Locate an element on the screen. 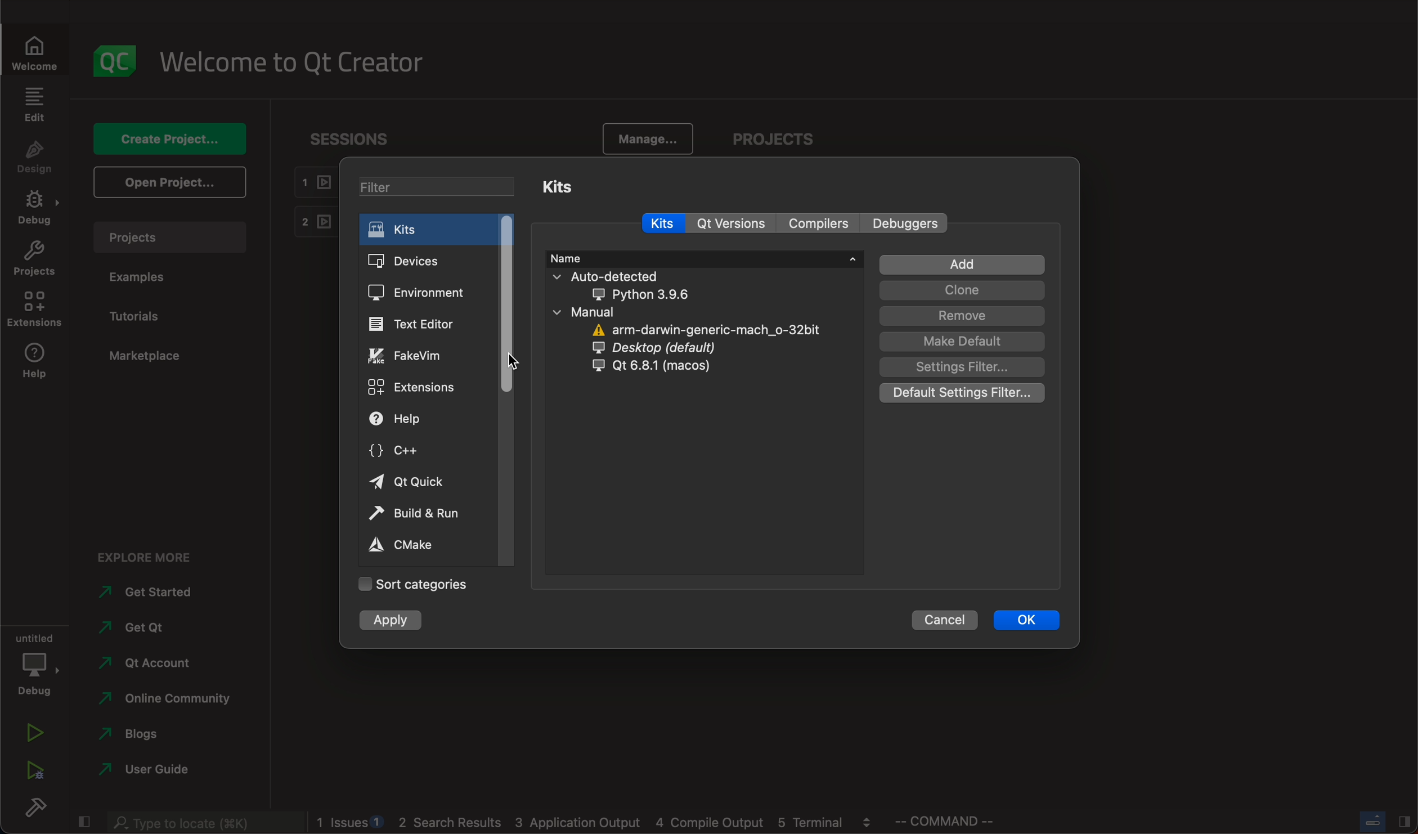  debug is located at coordinates (36, 208).